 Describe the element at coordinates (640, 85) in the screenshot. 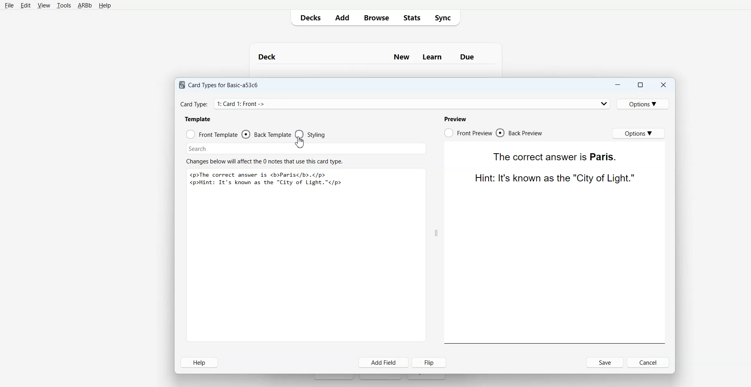

I see `Maximize` at that location.